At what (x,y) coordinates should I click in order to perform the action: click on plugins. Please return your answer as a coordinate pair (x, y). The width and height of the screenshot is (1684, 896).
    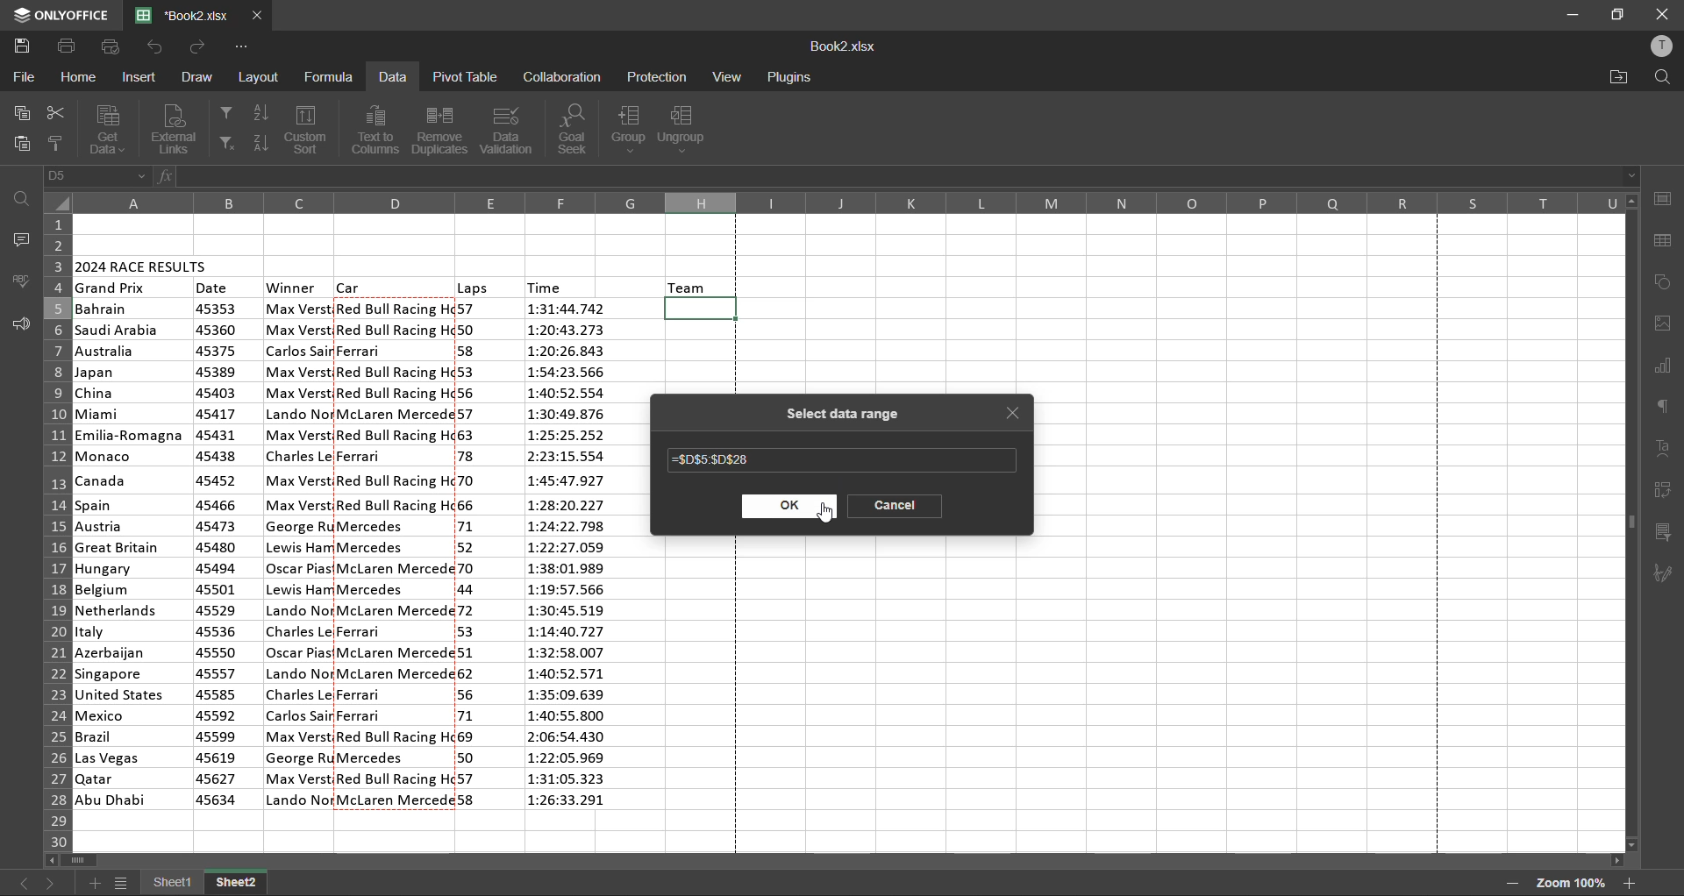
    Looking at the image, I should click on (788, 78).